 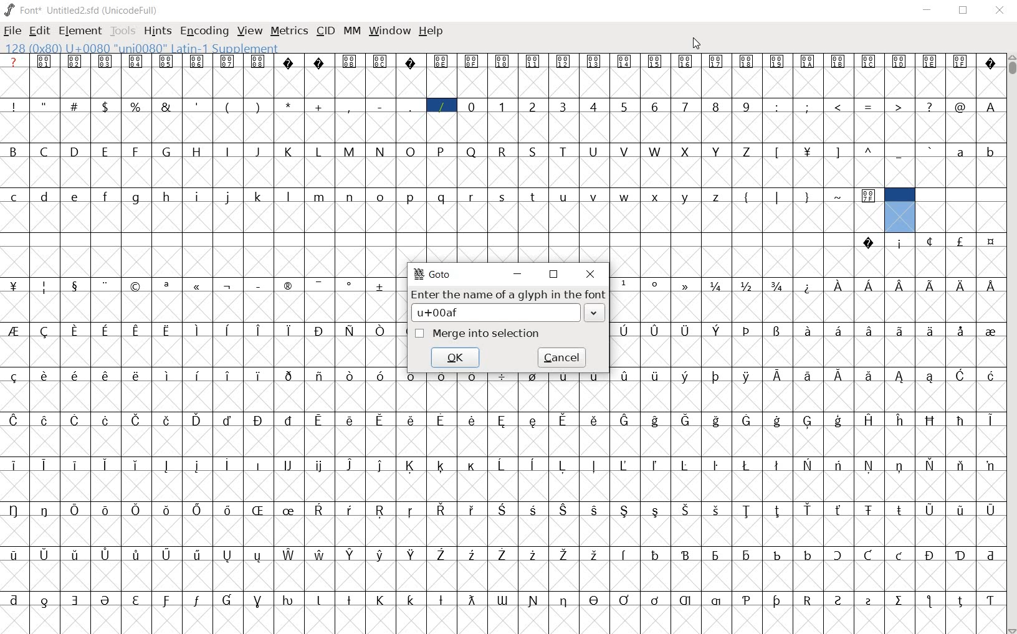 I want to click on window, so click(x=389, y=31).